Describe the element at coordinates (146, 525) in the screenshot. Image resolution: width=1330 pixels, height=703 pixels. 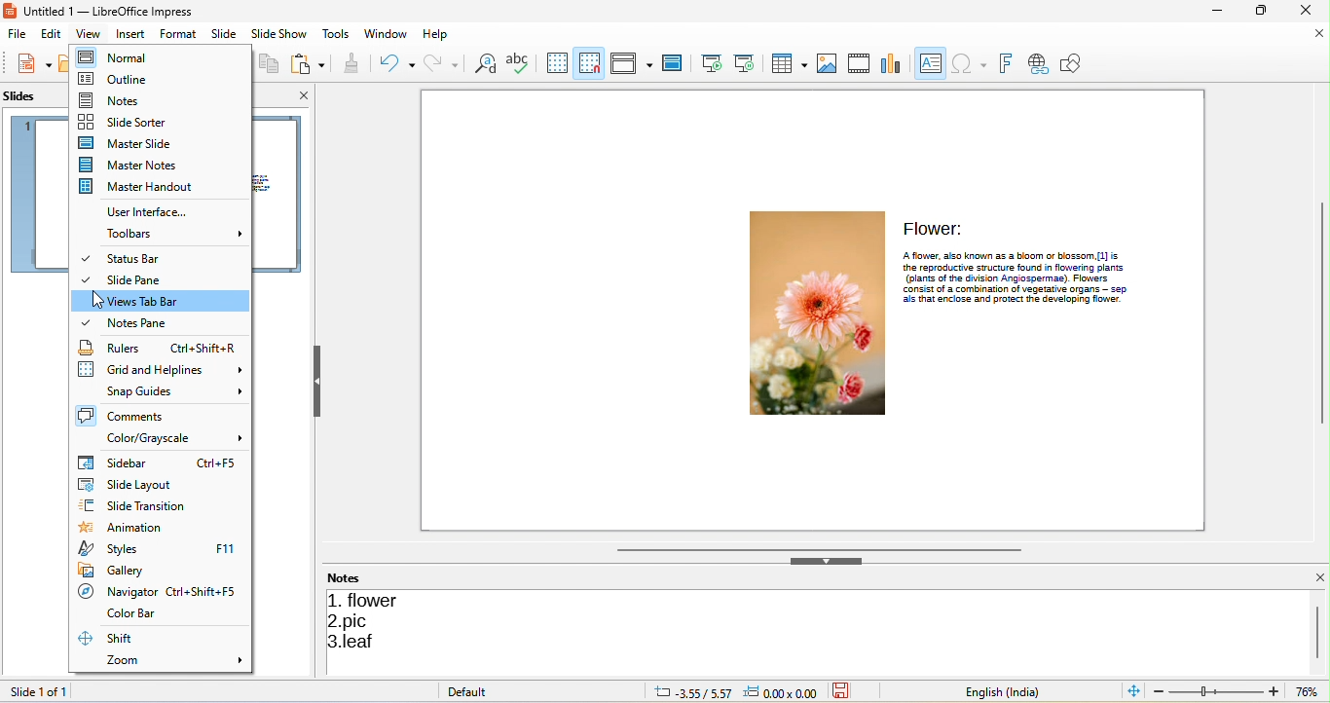
I see `animation` at that location.